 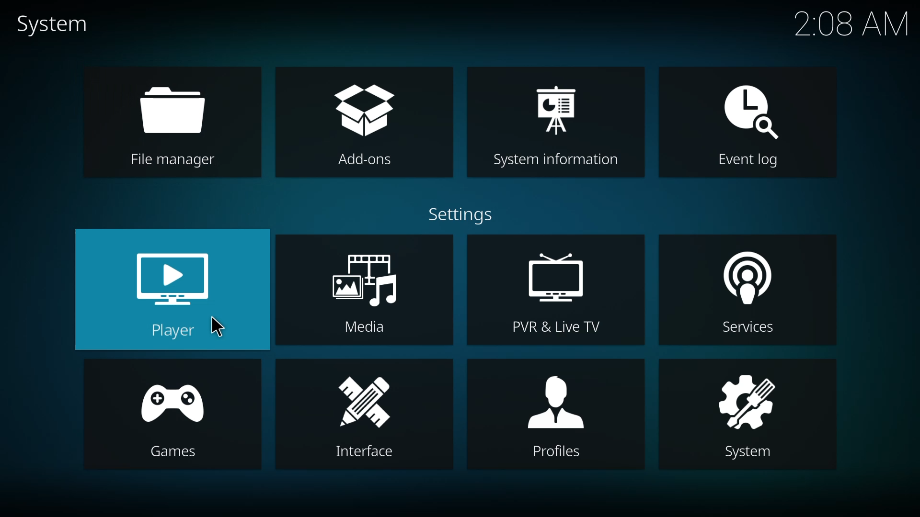 I want to click on player, so click(x=177, y=290).